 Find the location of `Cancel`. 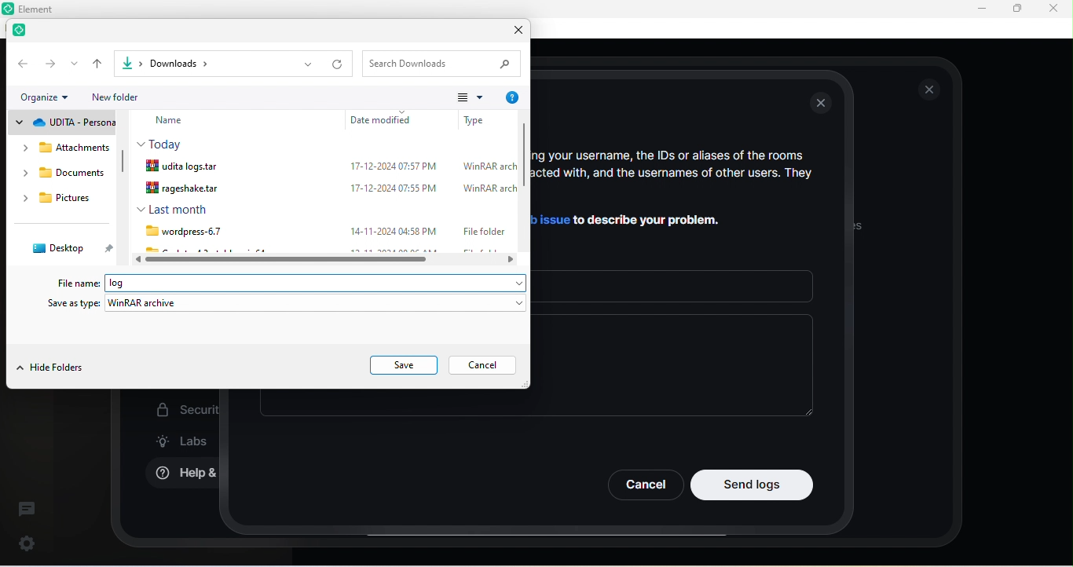

Cancel is located at coordinates (644, 485).